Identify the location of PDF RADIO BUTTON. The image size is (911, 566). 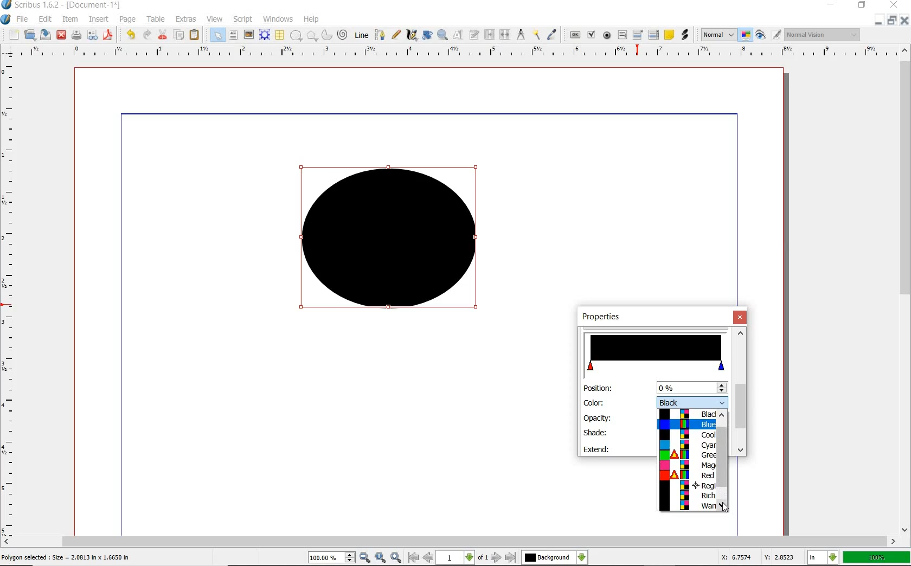
(607, 35).